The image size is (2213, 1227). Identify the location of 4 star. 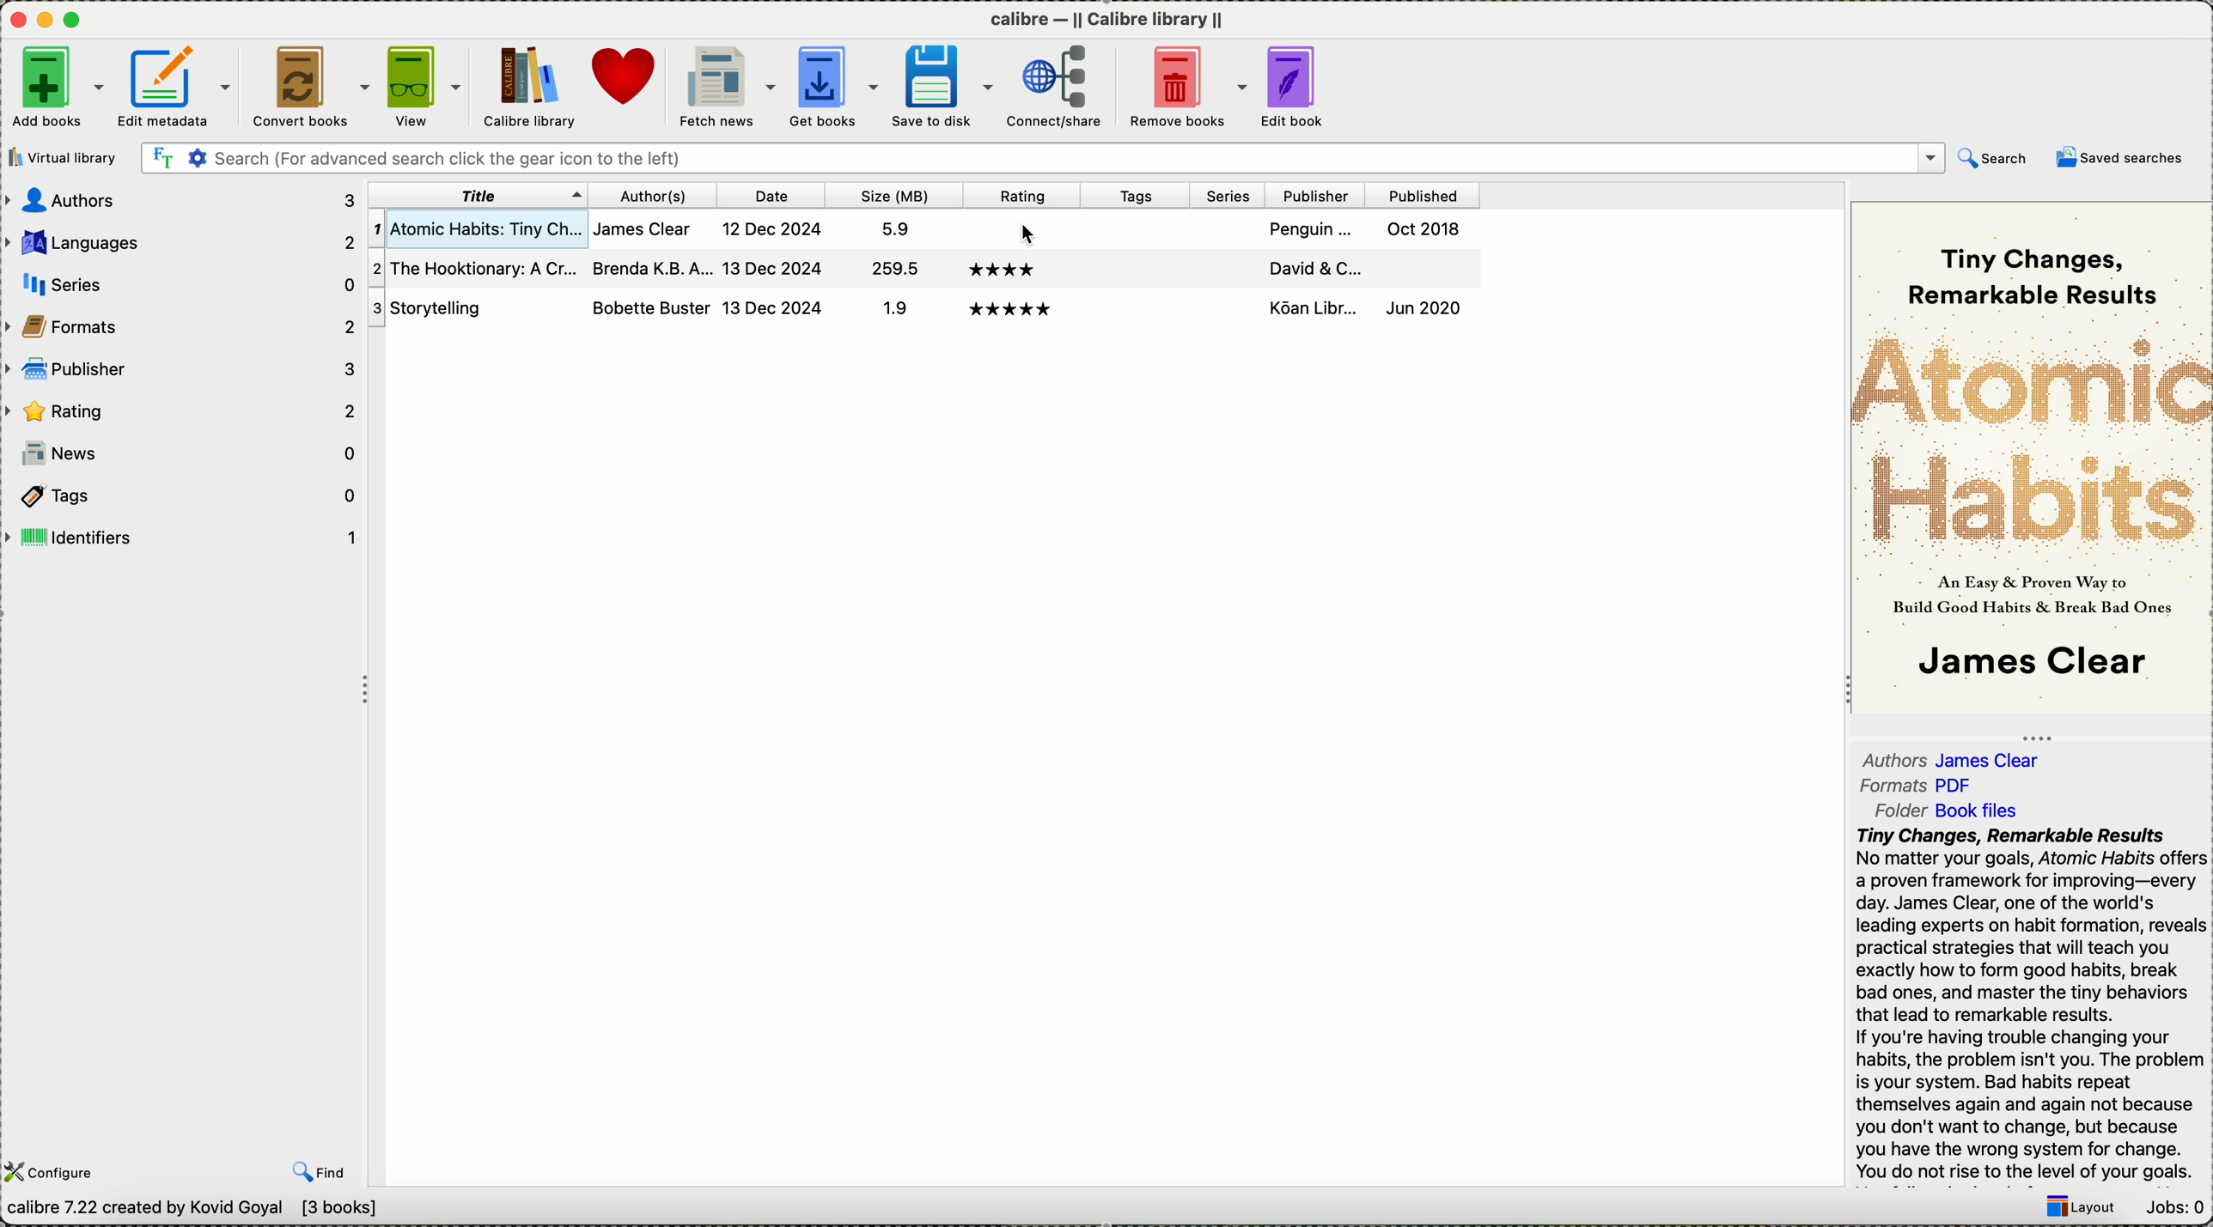
(1001, 269).